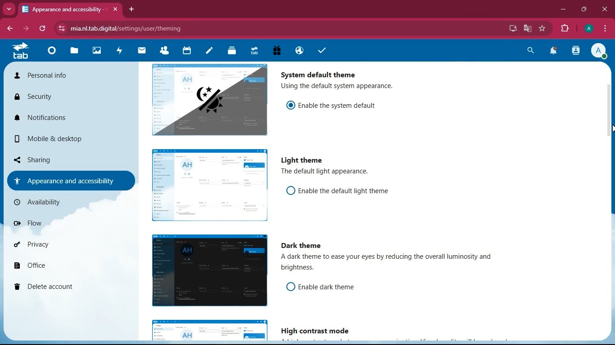 The width and height of the screenshot is (615, 345). Describe the element at coordinates (585, 9) in the screenshot. I see `maximize` at that location.